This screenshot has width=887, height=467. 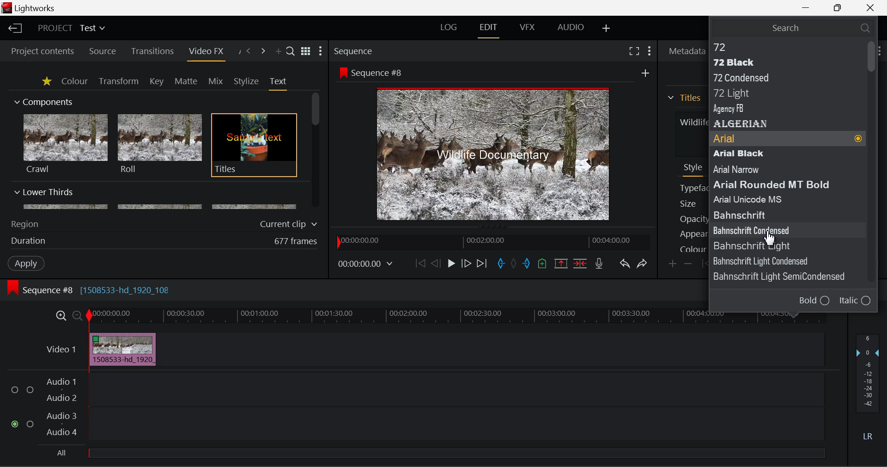 I want to click on Remove keyframe, so click(x=688, y=265).